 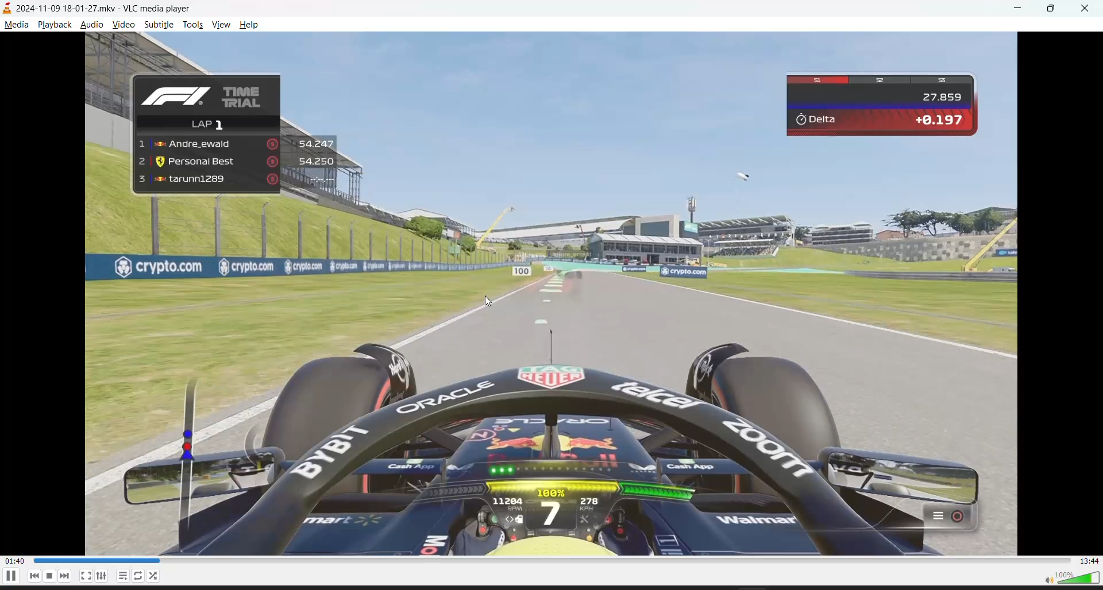 I want to click on tools, so click(x=192, y=25).